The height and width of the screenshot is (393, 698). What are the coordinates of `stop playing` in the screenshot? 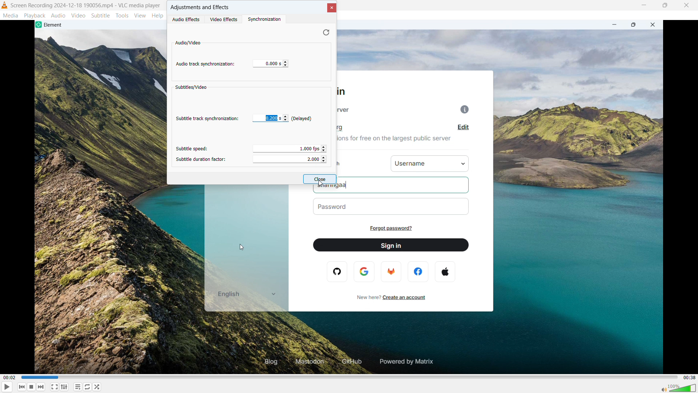 It's located at (31, 387).